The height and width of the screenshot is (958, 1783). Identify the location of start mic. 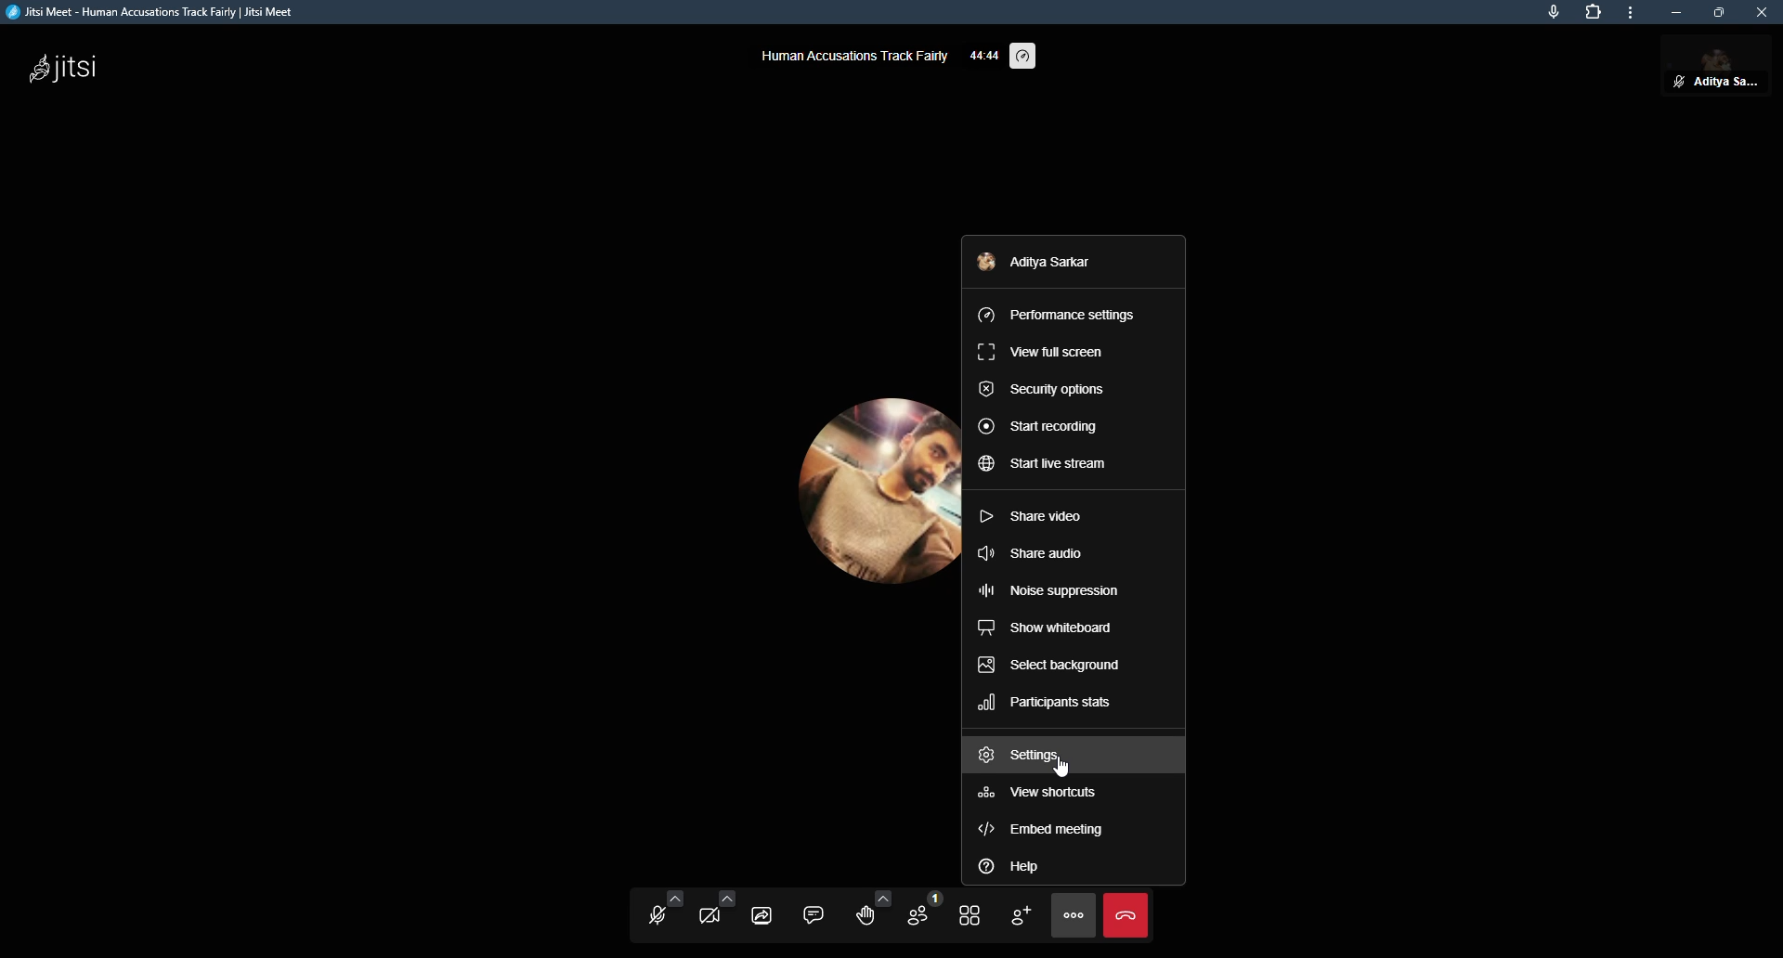
(653, 916).